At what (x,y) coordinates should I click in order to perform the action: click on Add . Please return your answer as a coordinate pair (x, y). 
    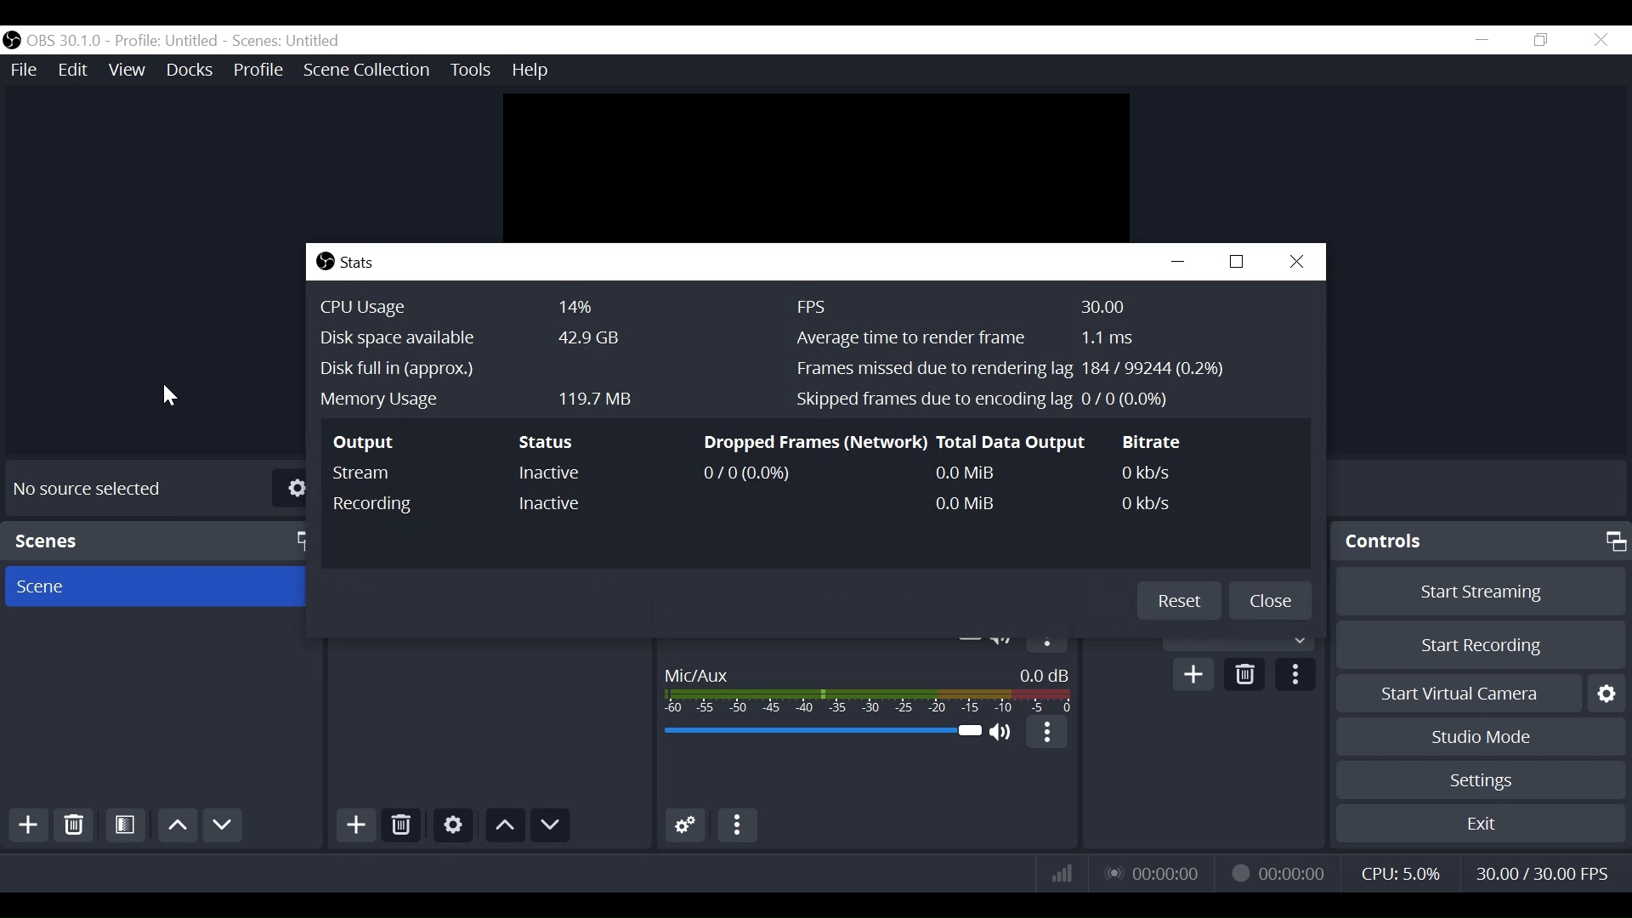
    Looking at the image, I should click on (1194, 676).